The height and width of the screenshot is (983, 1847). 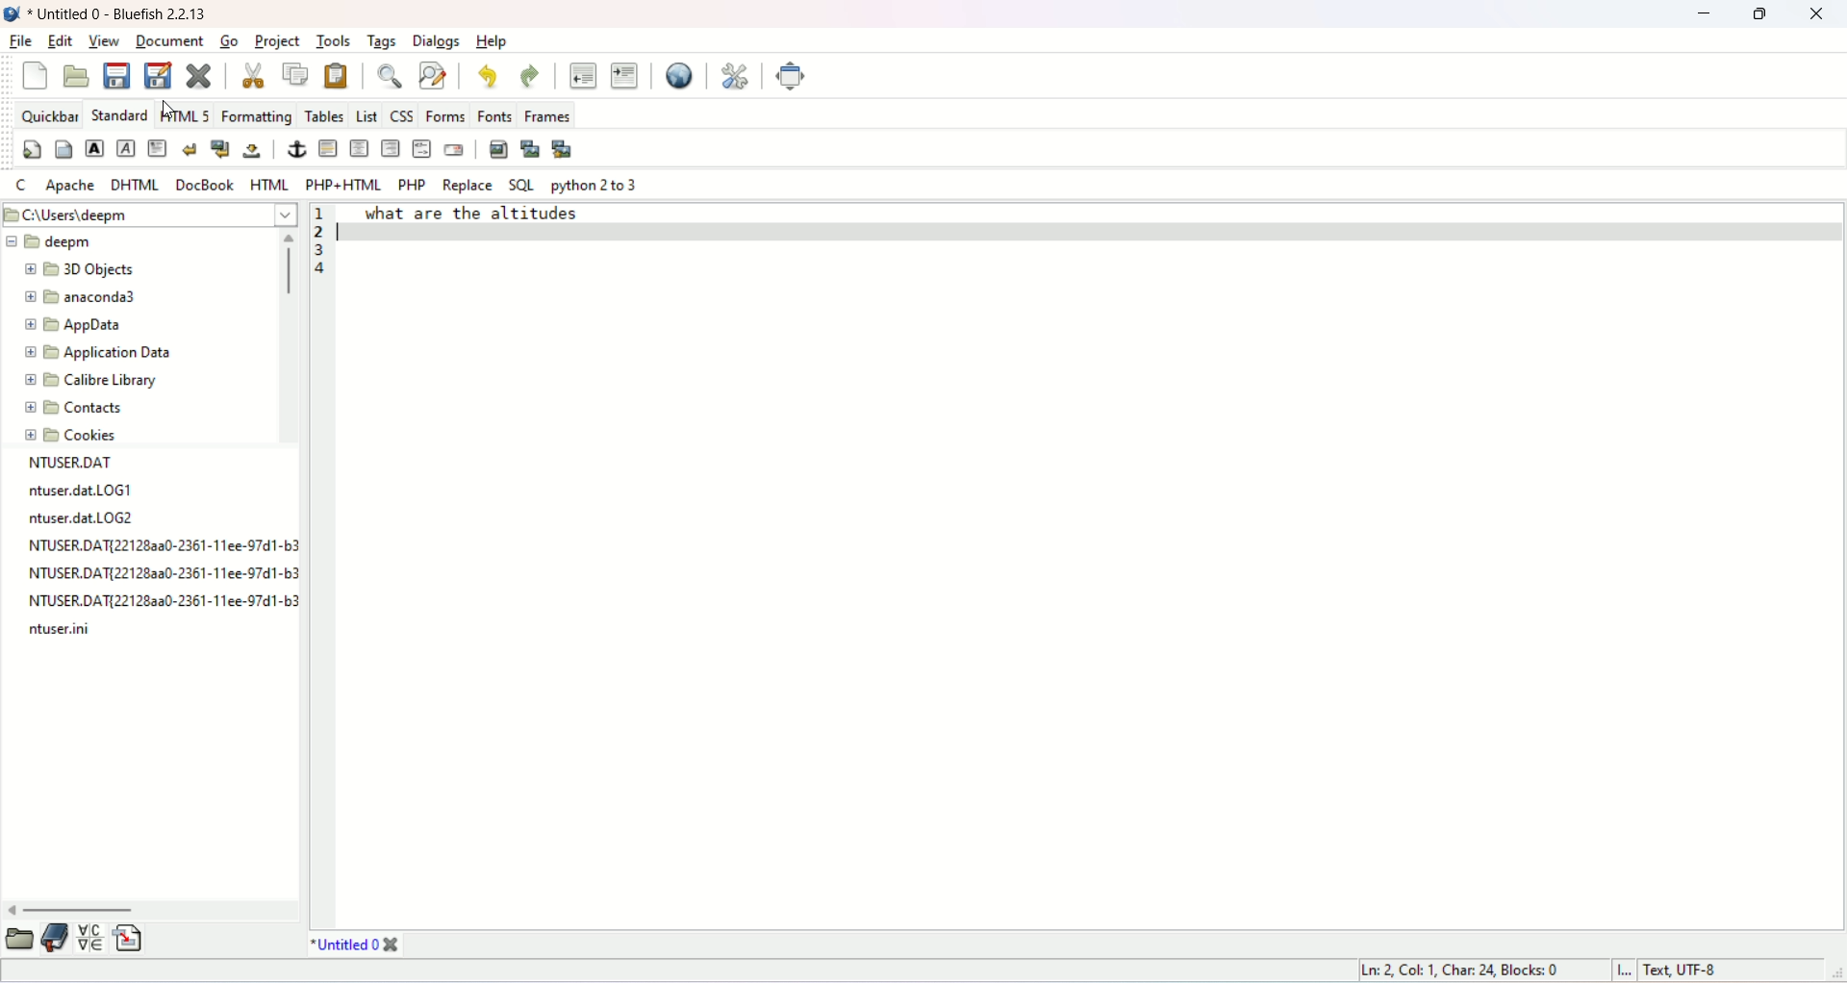 I want to click on deepm, so click(x=50, y=240).